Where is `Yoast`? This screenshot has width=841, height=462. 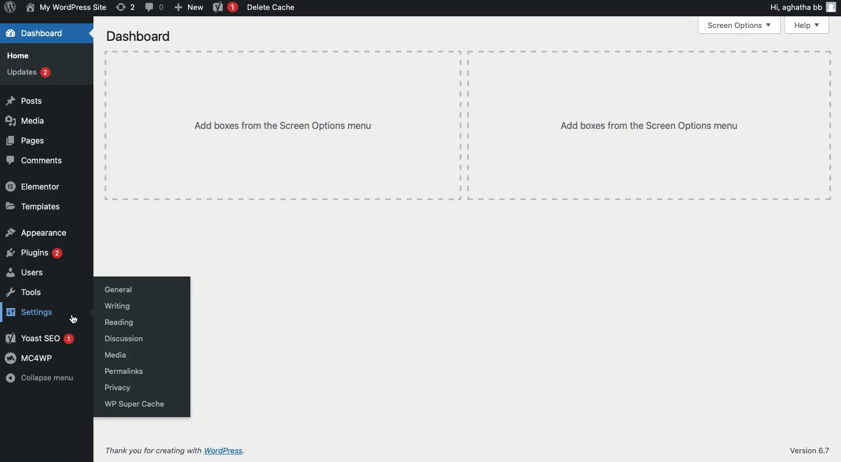 Yoast is located at coordinates (223, 8).